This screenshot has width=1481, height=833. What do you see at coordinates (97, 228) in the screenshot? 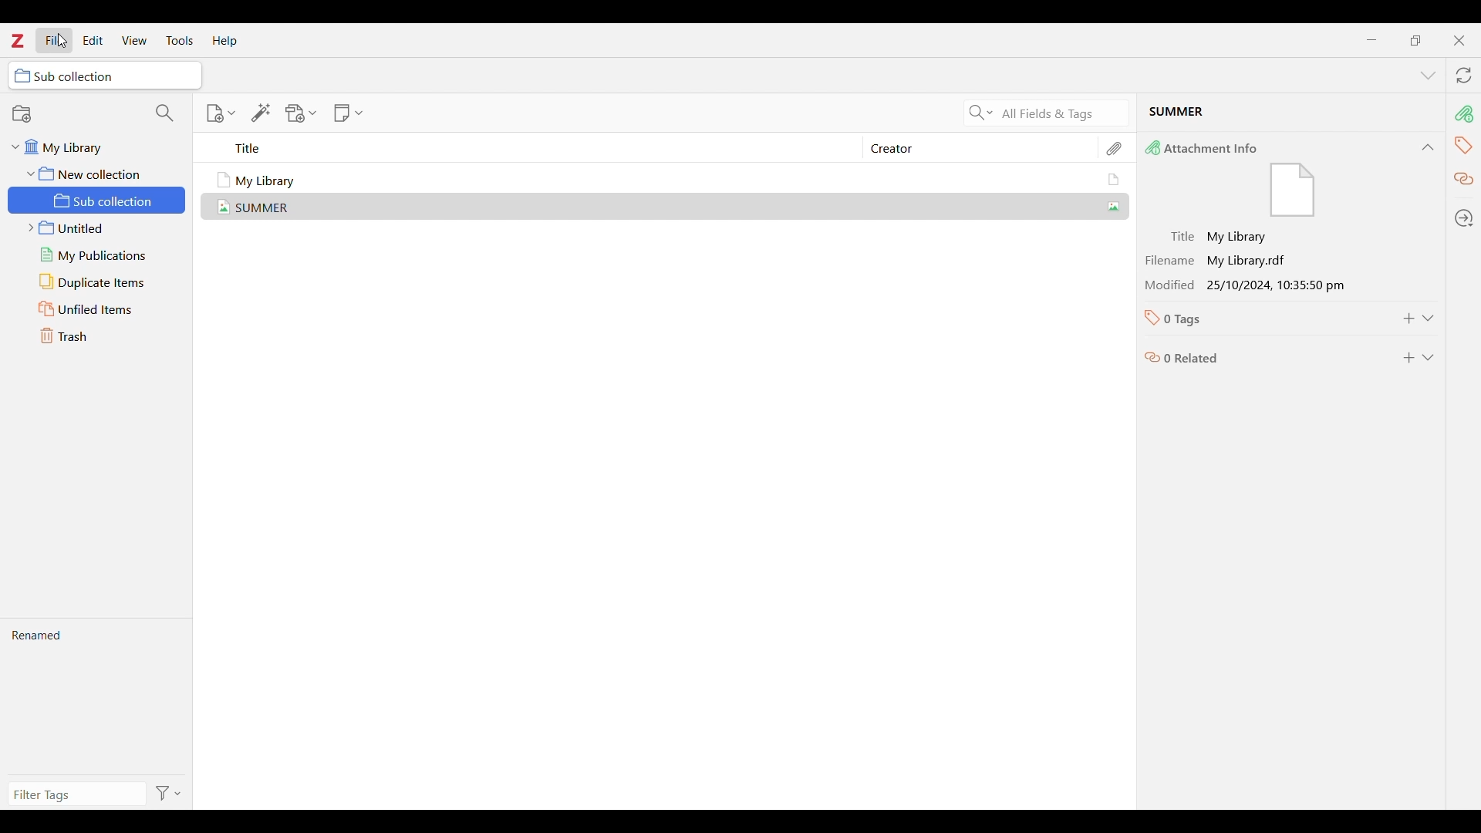
I see `Untitled` at bounding box center [97, 228].